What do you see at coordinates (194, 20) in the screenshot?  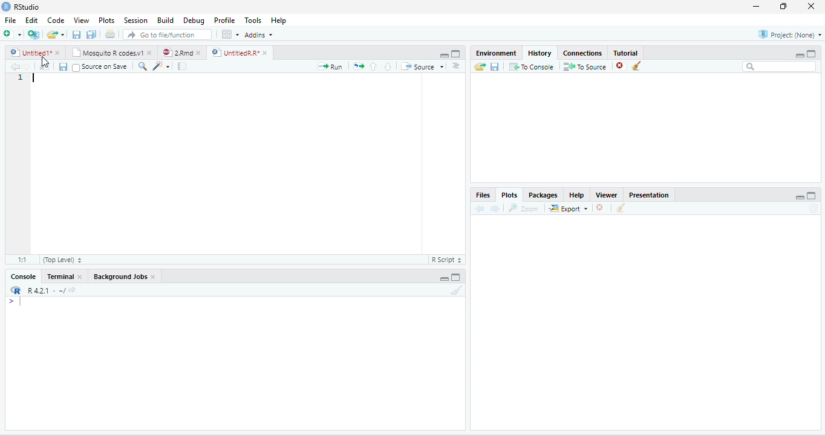 I see `Debug` at bounding box center [194, 20].